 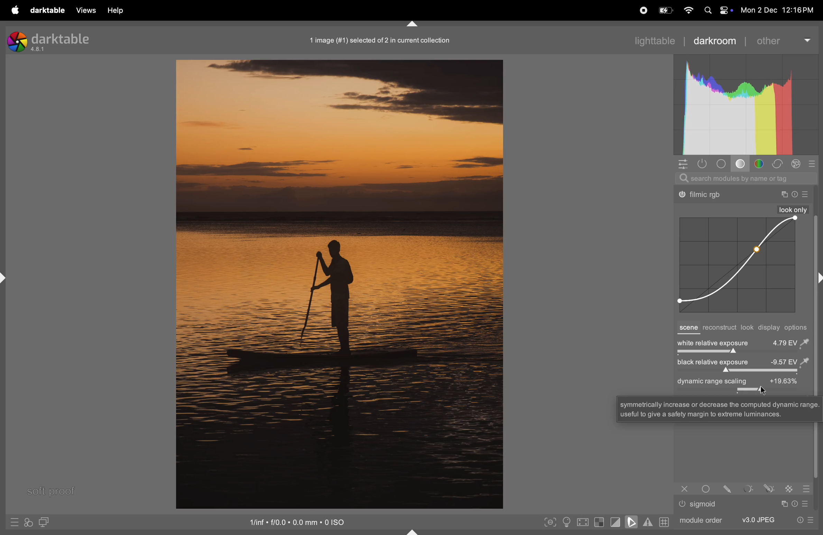 What do you see at coordinates (736, 265) in the screenshot?
I see `rgb curve` at bounding box center [736, 265].